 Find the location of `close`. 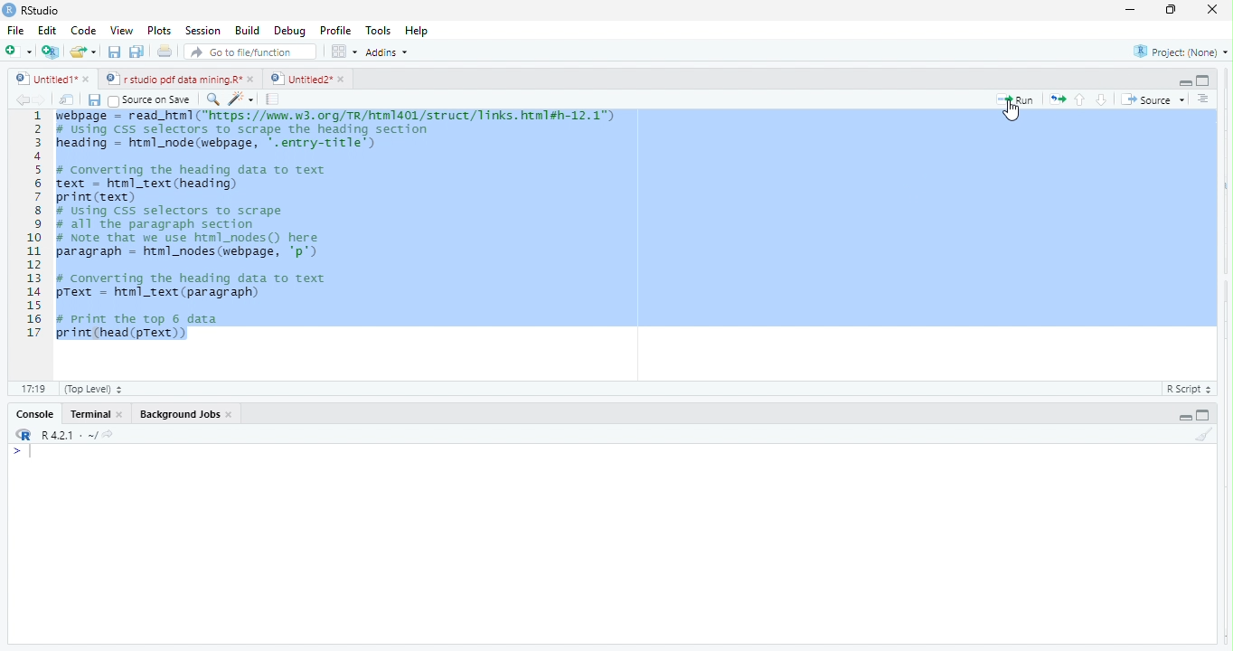

close is located at coordinates (1207, 9).